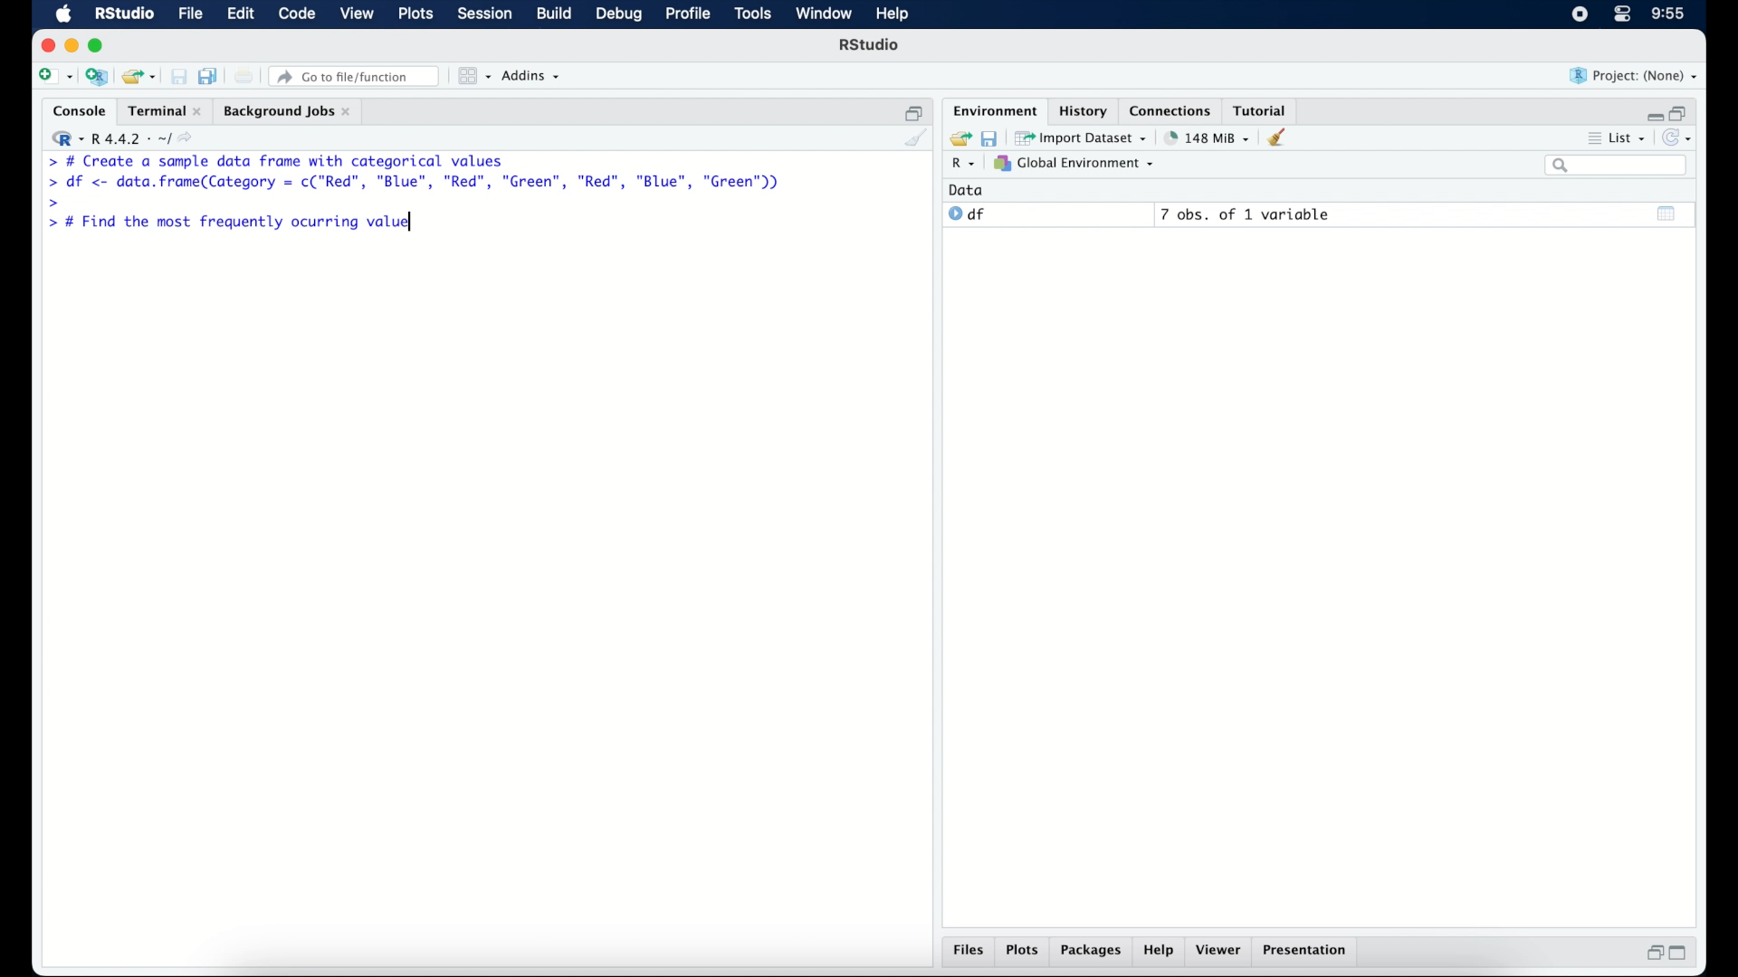 Image resolution: width=1738 pixels, height=977 pixels. I want to click on R Studio, so click(871, 45).